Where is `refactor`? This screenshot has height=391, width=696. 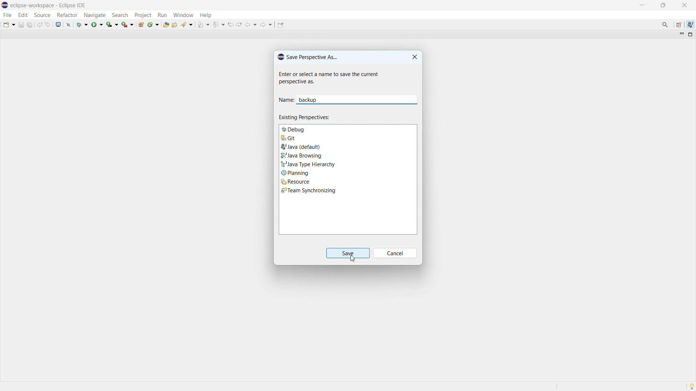
refactor is located at coordinates (67, 16).